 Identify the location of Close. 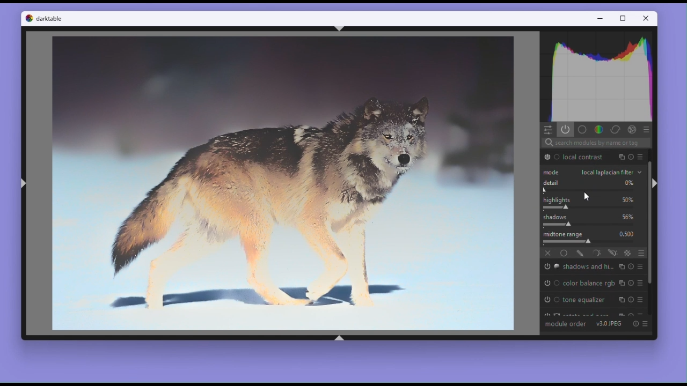
(646, 19).